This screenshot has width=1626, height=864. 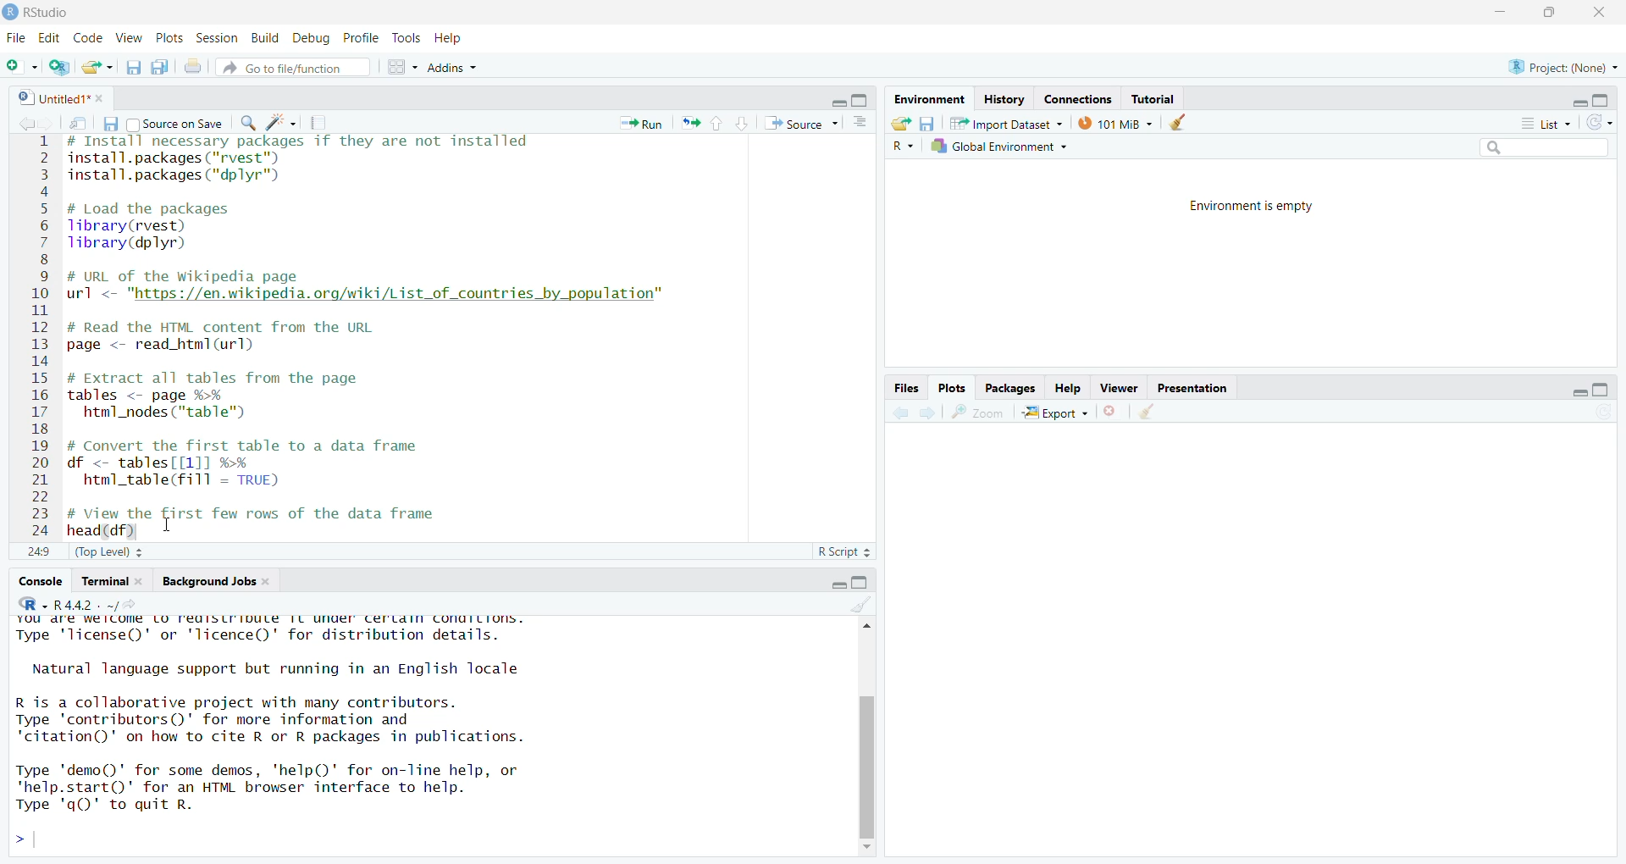 What do you see at coordinates (318, 122) in the screenshot?
I see `compile report` at bounding box center [318, 122].